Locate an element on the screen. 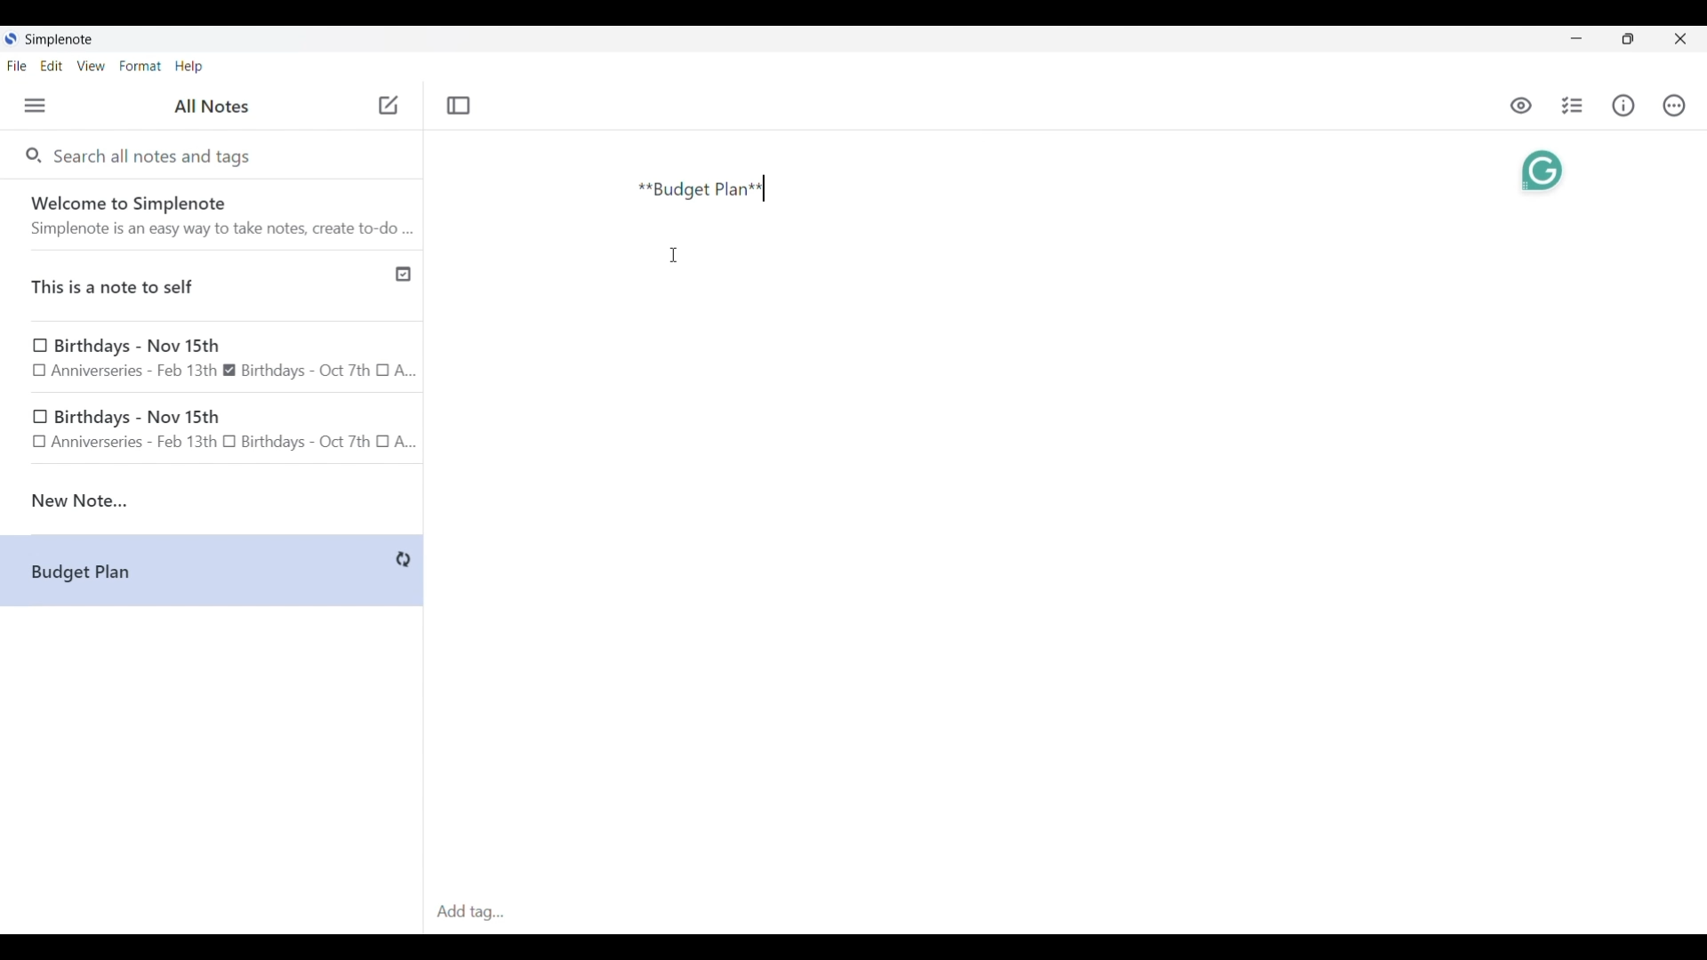 The height and width of the screenshot is (960, 1707). Edit menu is located at coordinates (52, 65).